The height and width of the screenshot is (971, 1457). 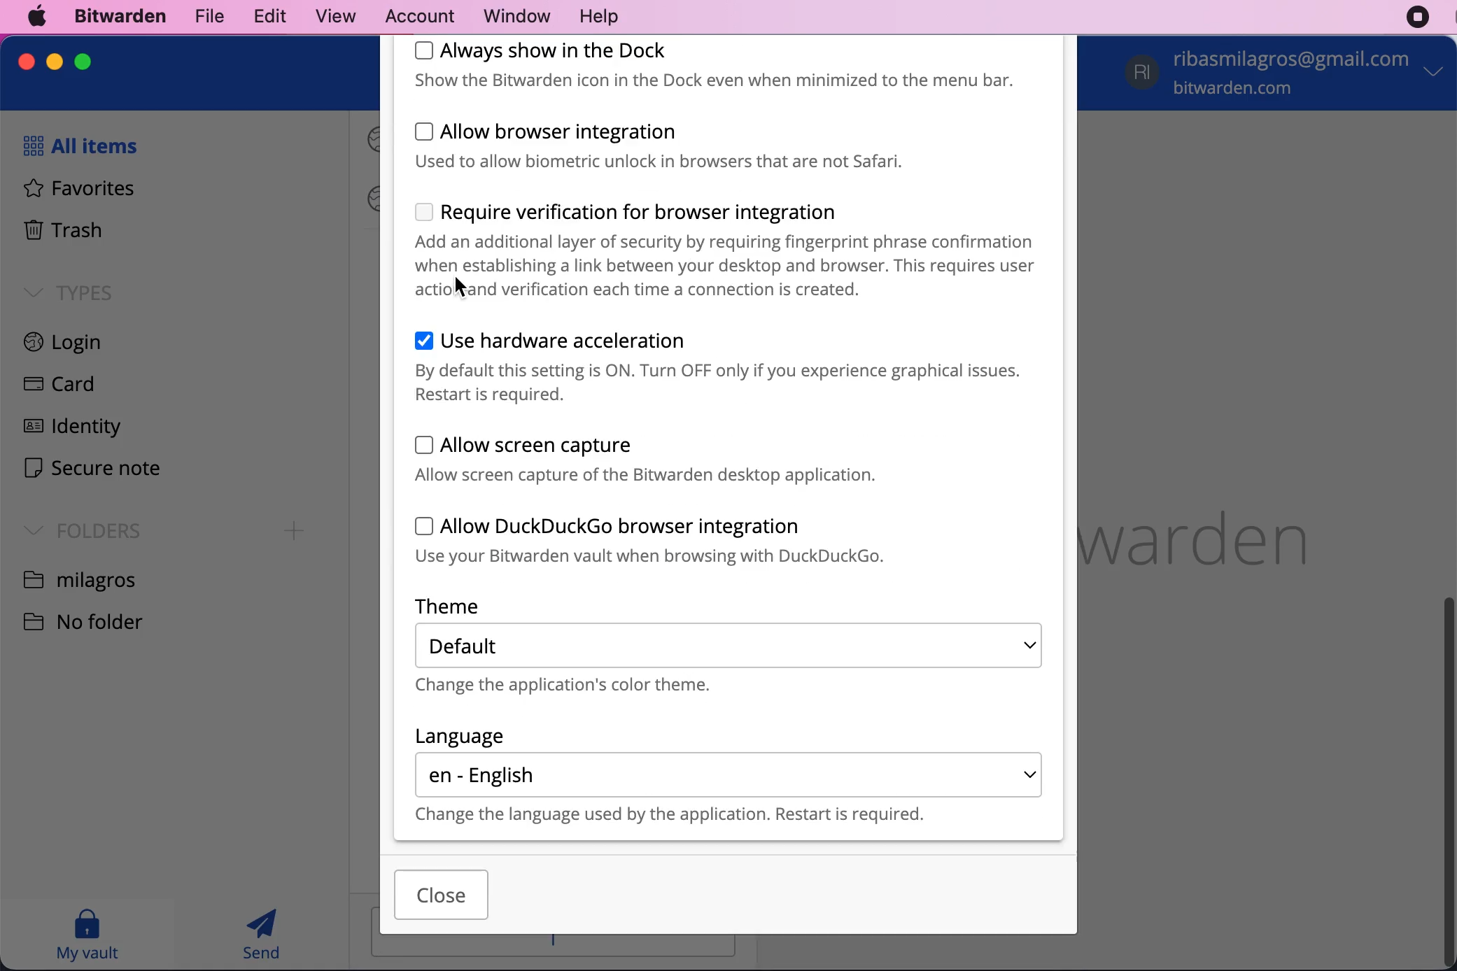 What do you see at coordinates (295, 531) in the screenshot?
I see `Add folder` at bounding box center [295, 531].